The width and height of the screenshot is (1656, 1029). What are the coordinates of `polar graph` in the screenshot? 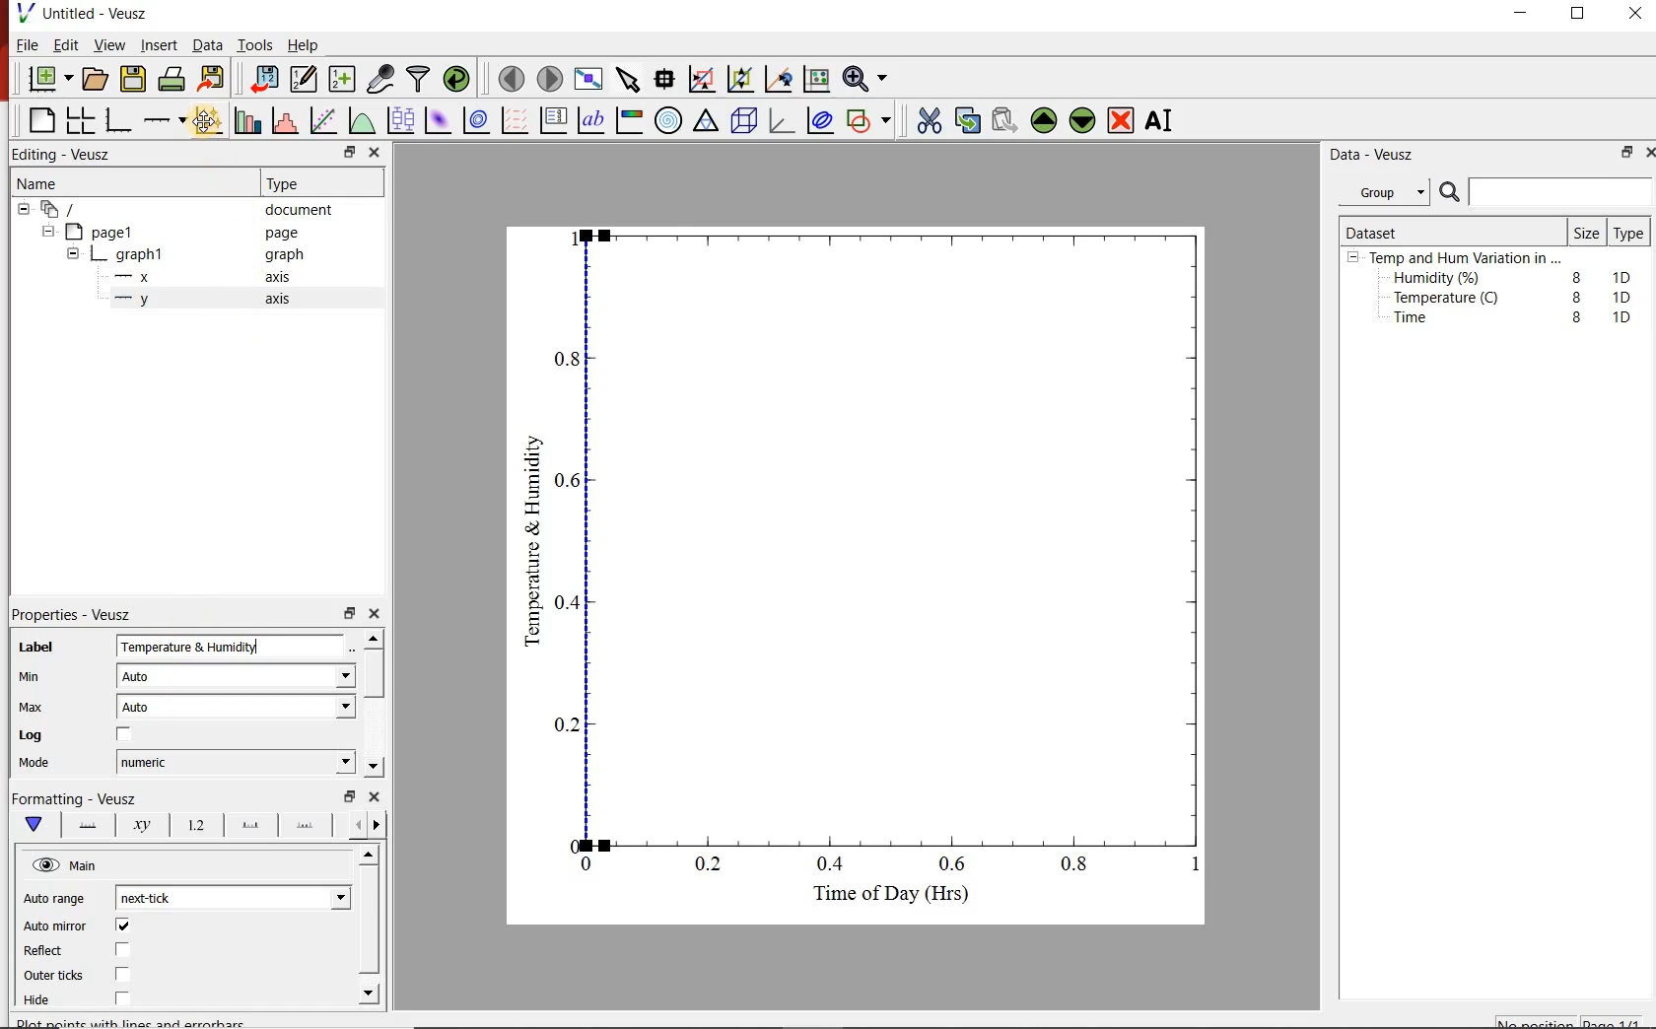 It's located at (670, 122).